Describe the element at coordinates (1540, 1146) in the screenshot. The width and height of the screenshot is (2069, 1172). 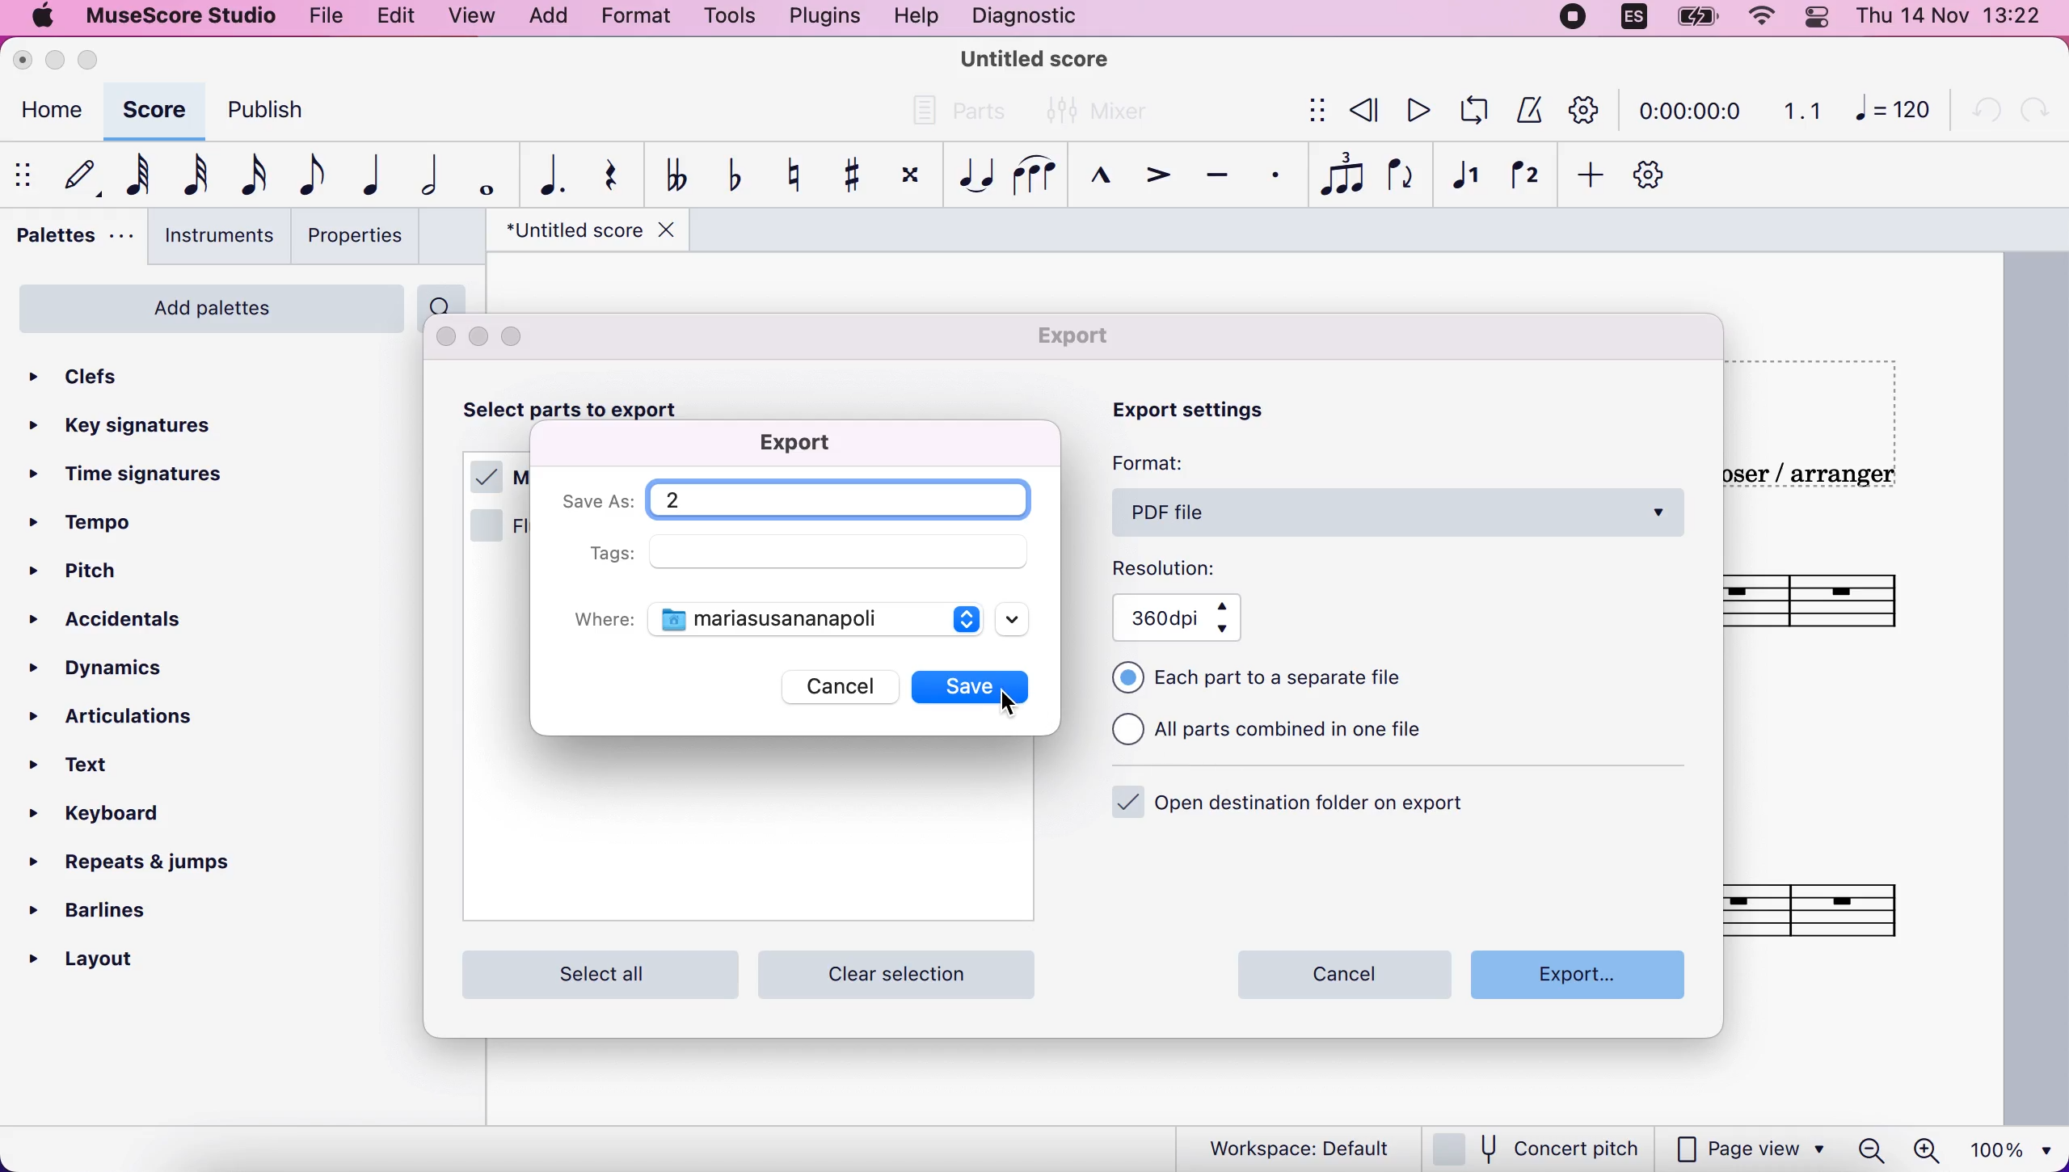
I see `concert pitch` at that location.